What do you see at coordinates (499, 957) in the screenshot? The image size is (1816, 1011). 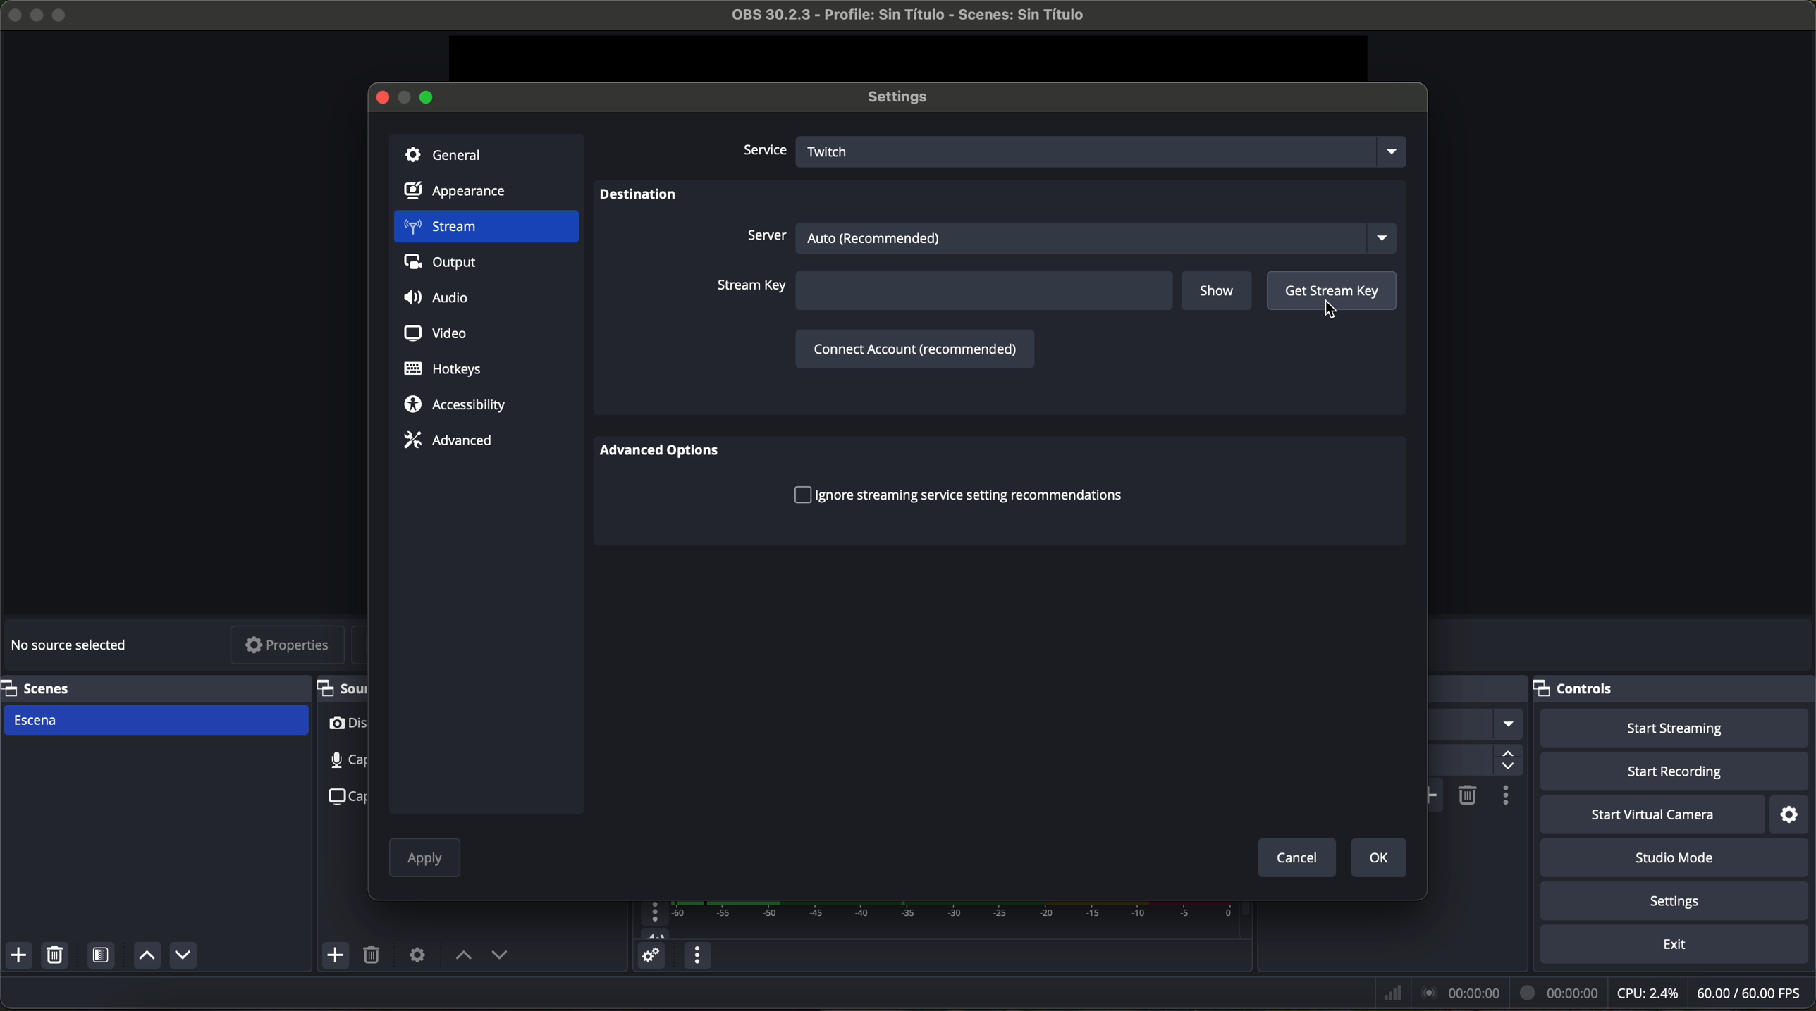 I see `move source down` at bounding box center [499, 957].